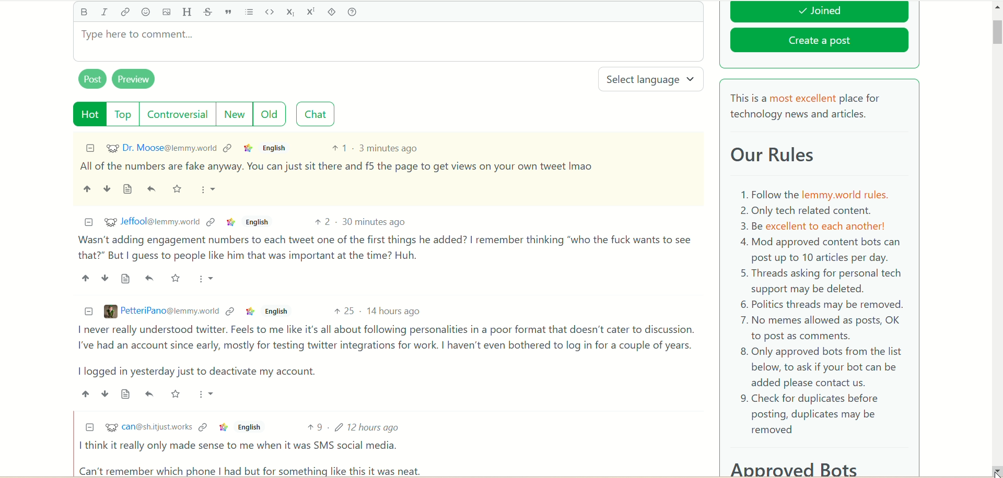 This screenshot has height=478, width=1003. I want to click on old, so click(270, 113).